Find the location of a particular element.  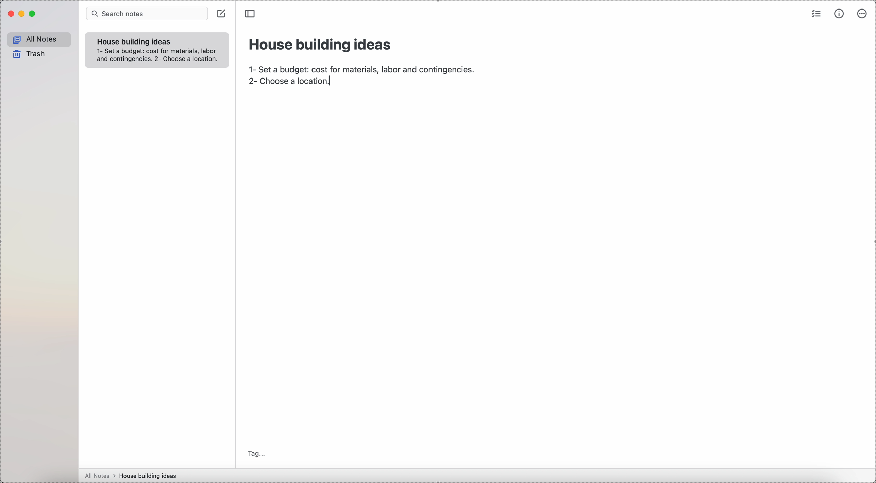

tag is located at coordinates (257, 453).